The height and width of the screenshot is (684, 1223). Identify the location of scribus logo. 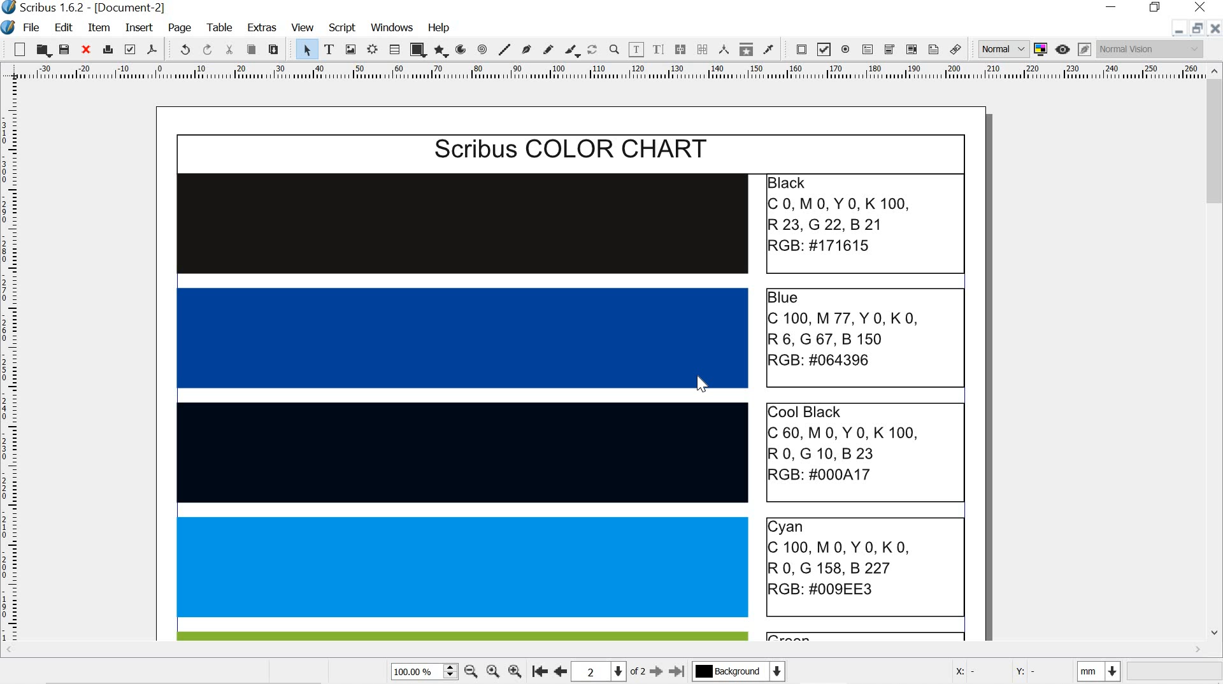
(9, 8).